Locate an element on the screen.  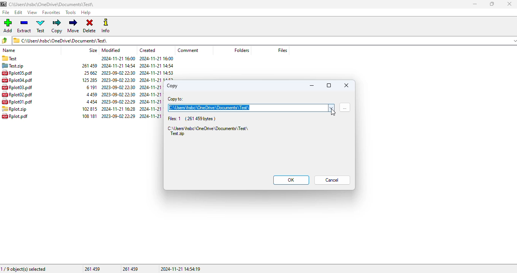
modified is located at coordinates (111, 50).